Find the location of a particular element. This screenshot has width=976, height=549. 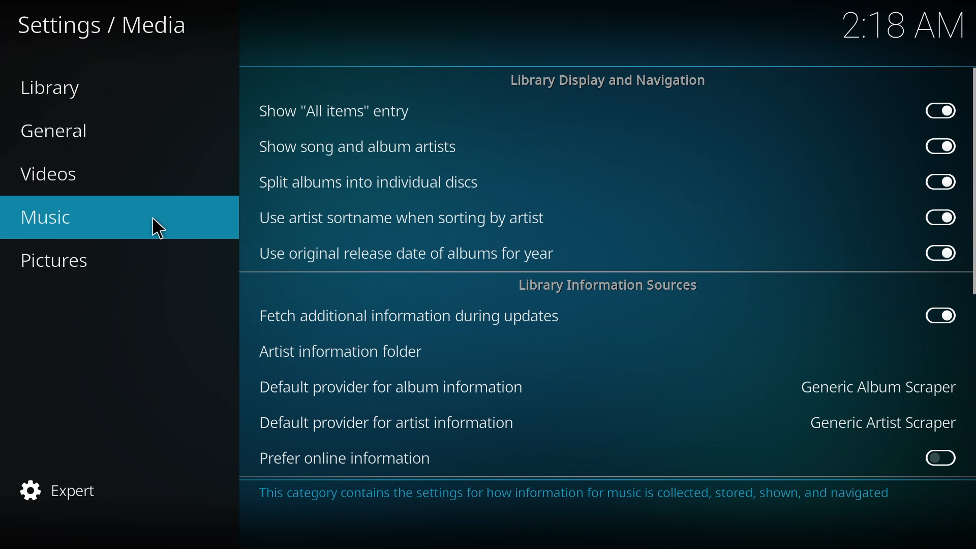

pictures is located at coordinates (62, 262).